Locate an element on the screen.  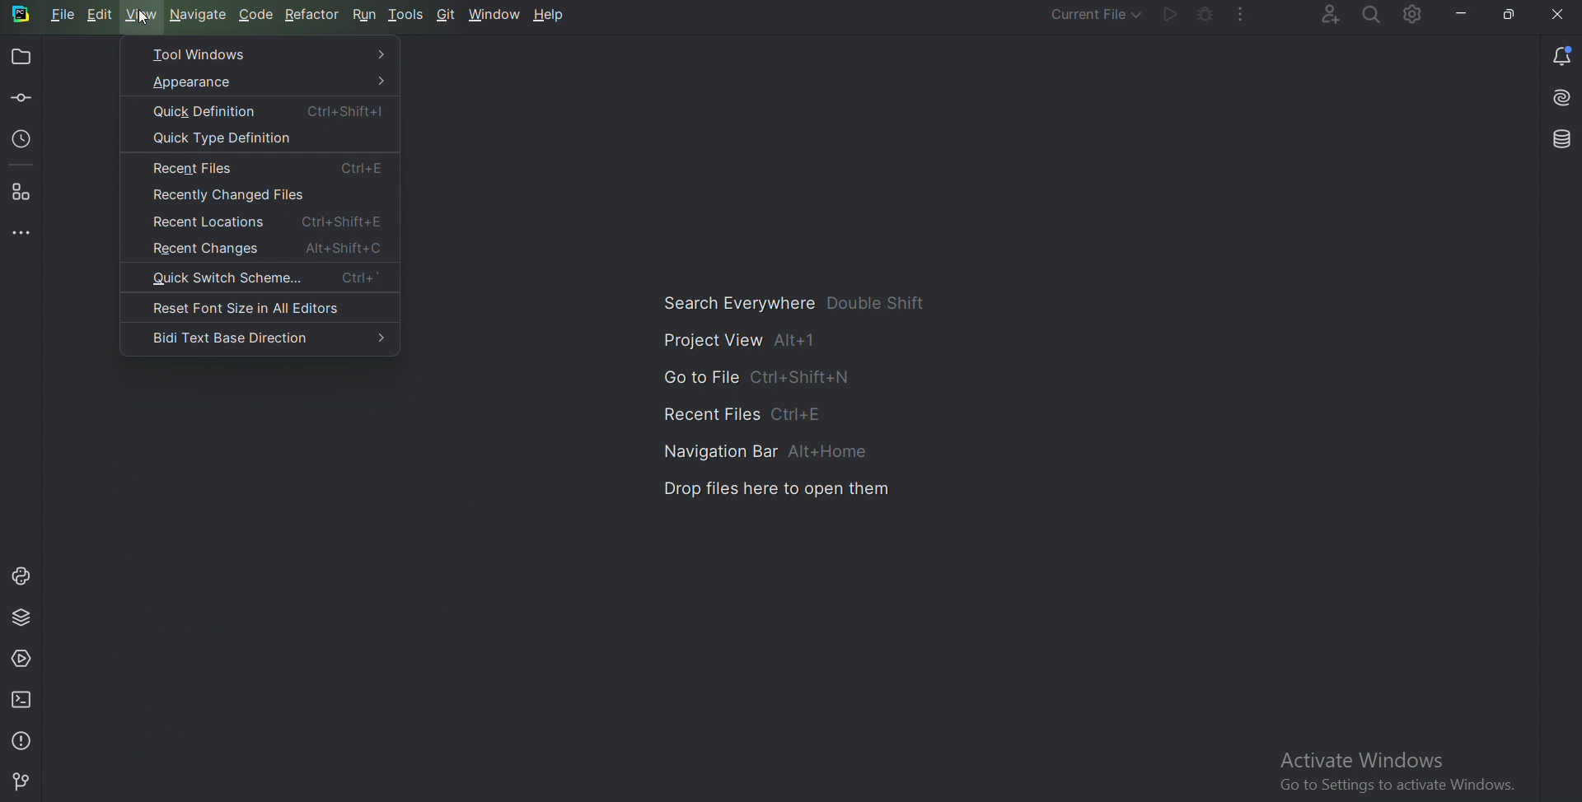
Tool windows is located at coordinates (260, 54).